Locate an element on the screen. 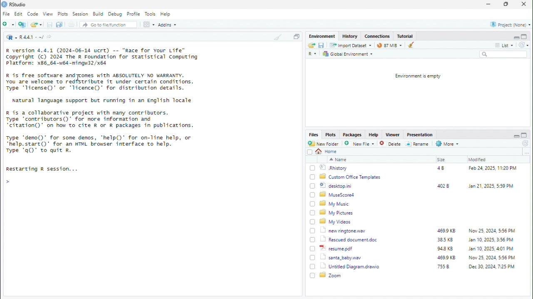  file is located at coordinates (71, 24).